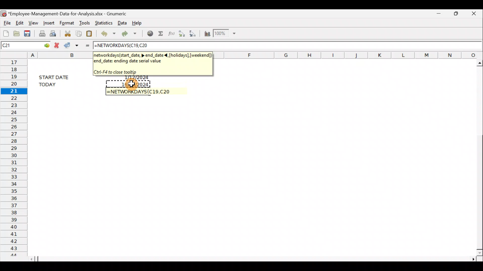 The height and width of the screenshot is (271, 483). Describe the element at coordinates (79, 33) in the screenshot. I see `Copy the selection` at that location.